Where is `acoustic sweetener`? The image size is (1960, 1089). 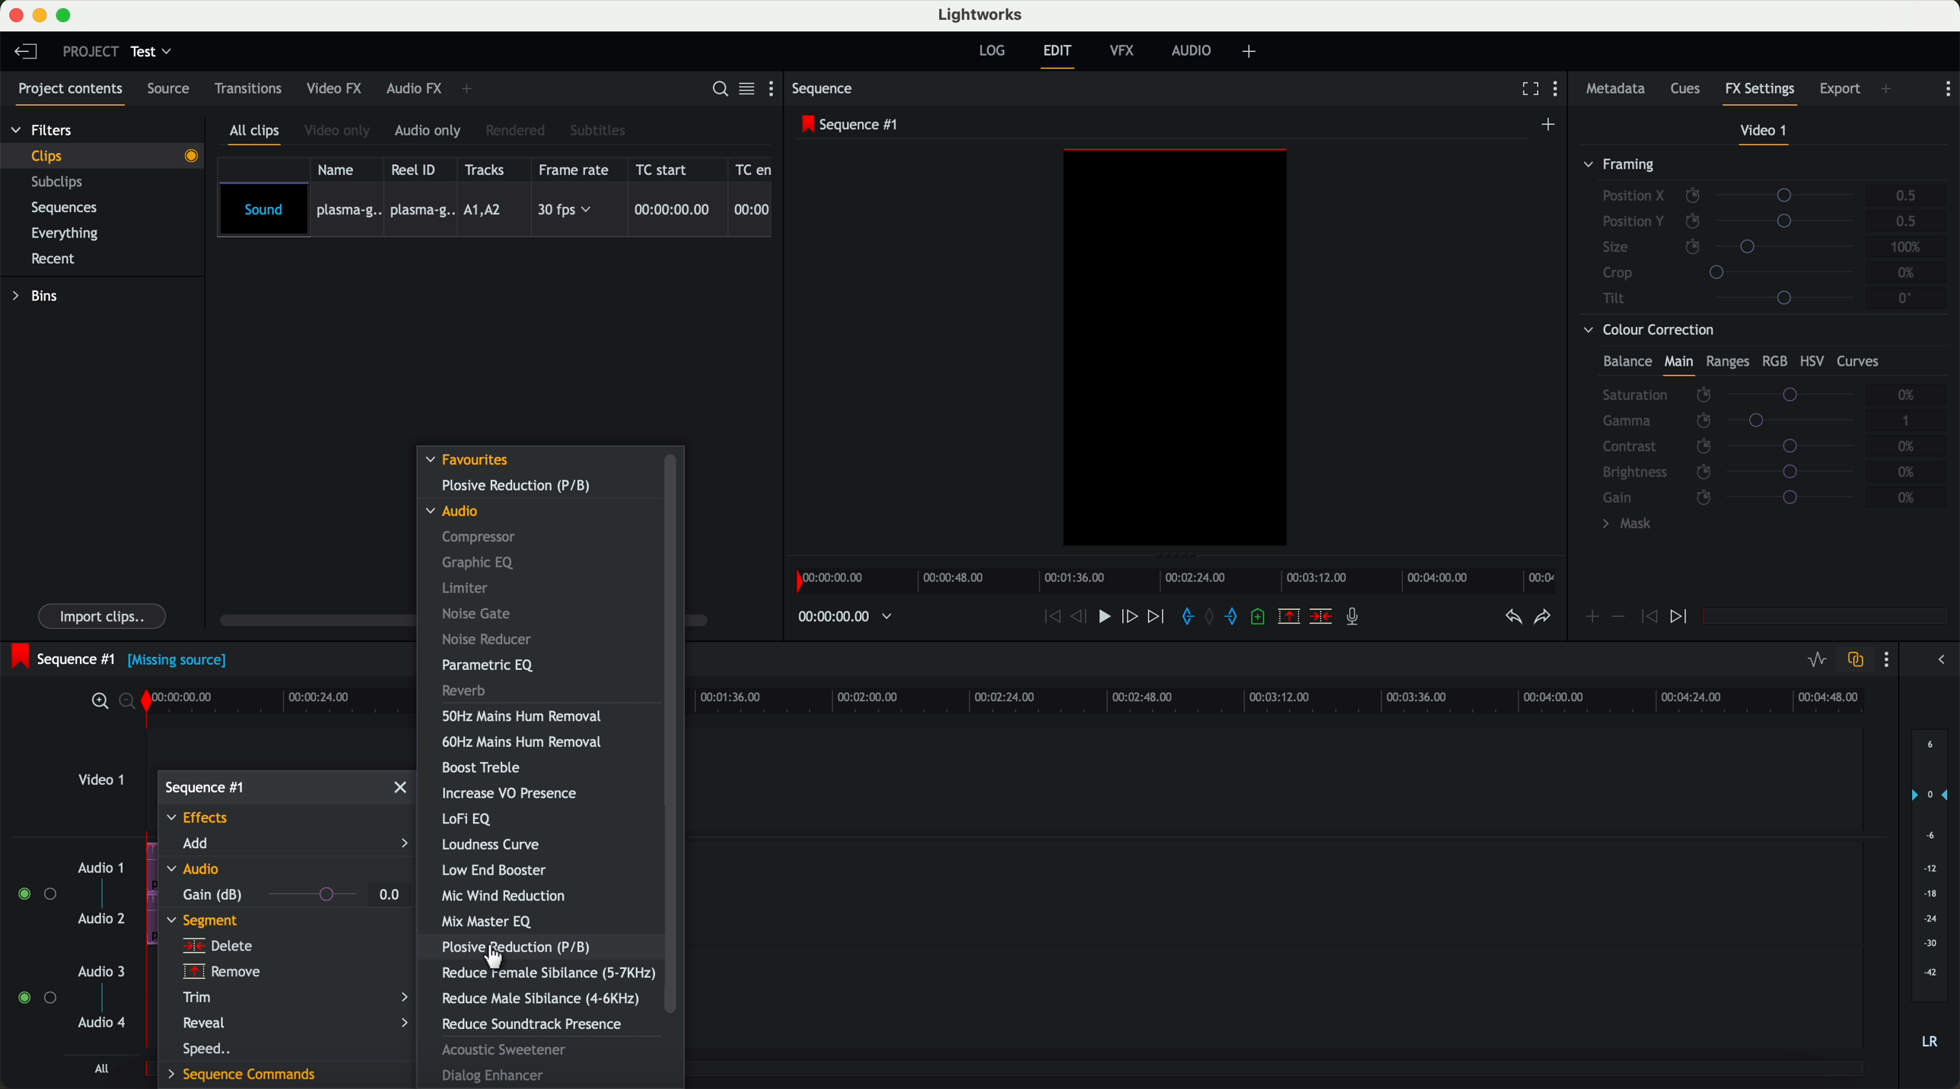
acoustic sweetener is located at coordinates (509, 1050).